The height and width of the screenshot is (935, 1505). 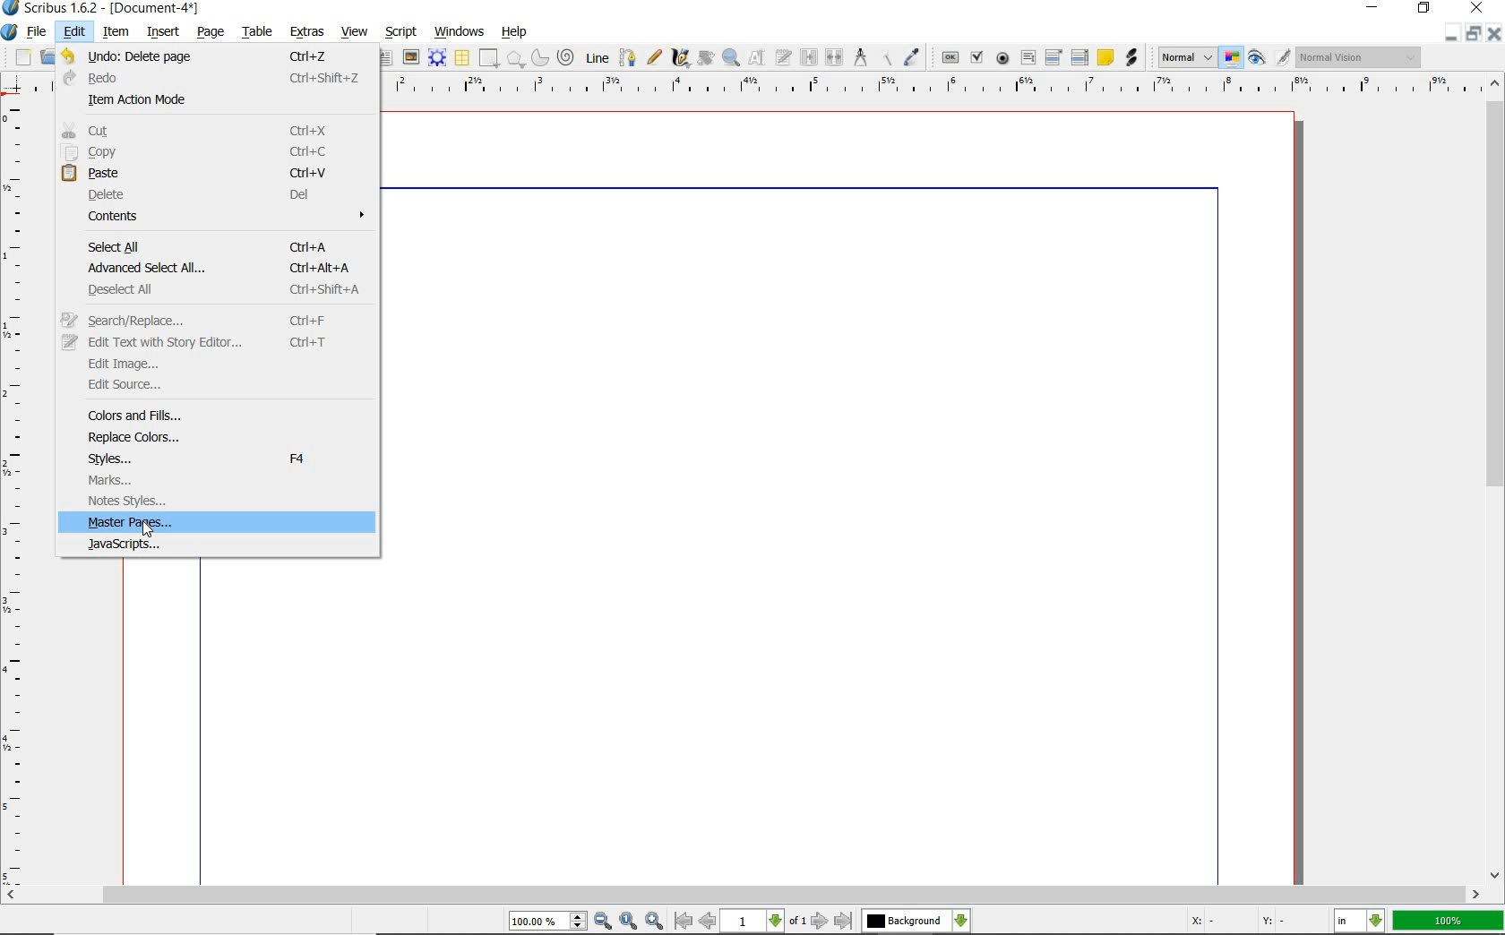 What do you see at coordinates (1105, 58) in the screenshot?
I see `text annotation` at bounding box center [1105, 58].